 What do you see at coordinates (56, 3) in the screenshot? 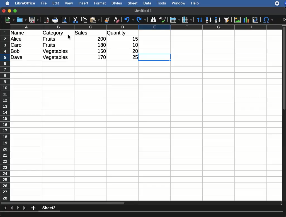
I see `edit` at bounding box center [56, 3].